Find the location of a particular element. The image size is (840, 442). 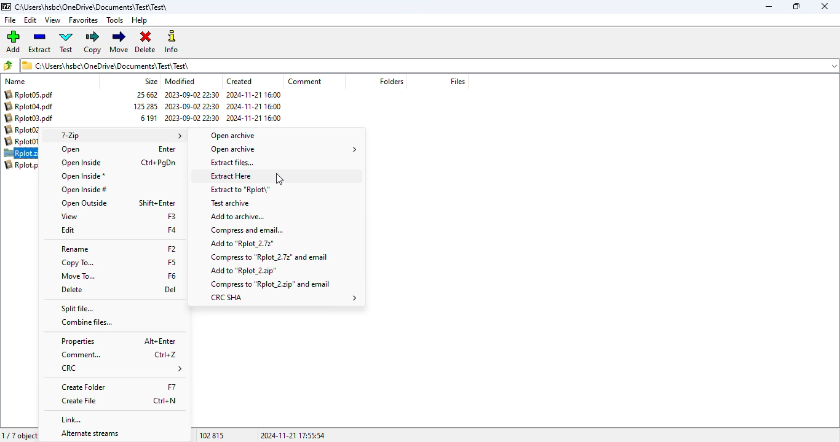

102 815 is located at coordinates (212, 435).